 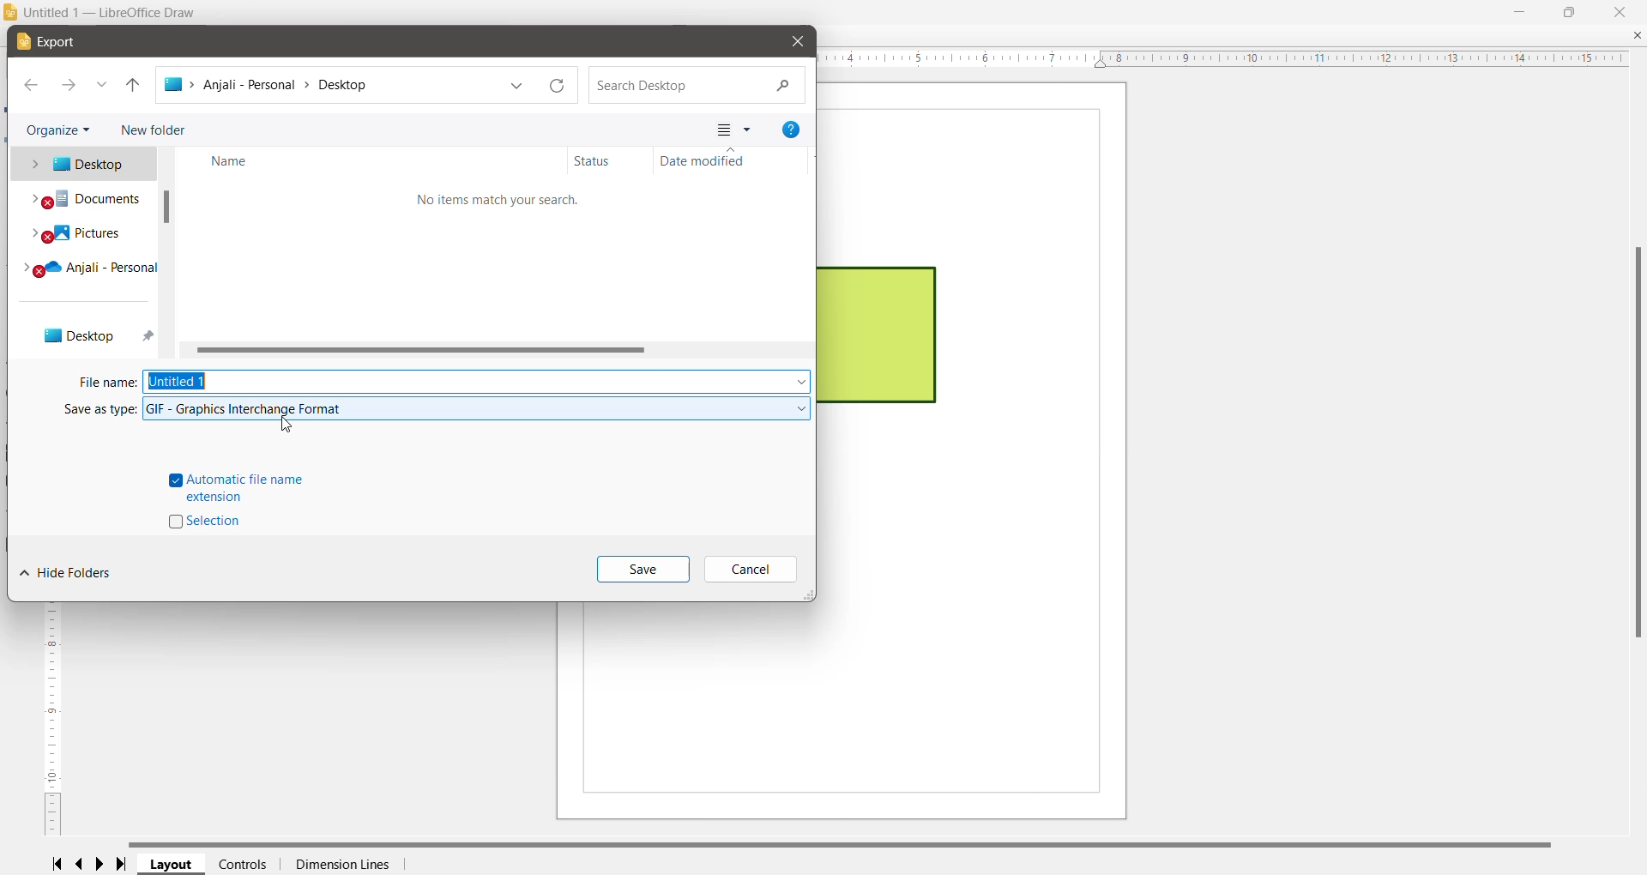 What do you see at coordinates (500, 349) in the screenshot?
I see `Horizontal Scroll Bar` at bounding box center [500, 349].